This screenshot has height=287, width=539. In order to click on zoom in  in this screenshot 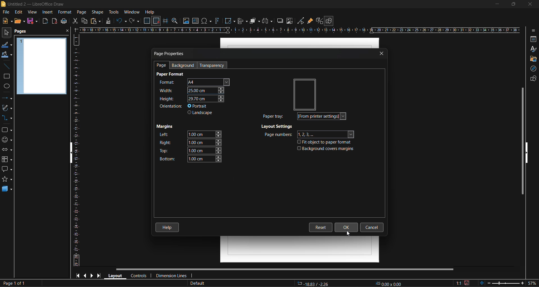, I will do `click(520, 284)`.